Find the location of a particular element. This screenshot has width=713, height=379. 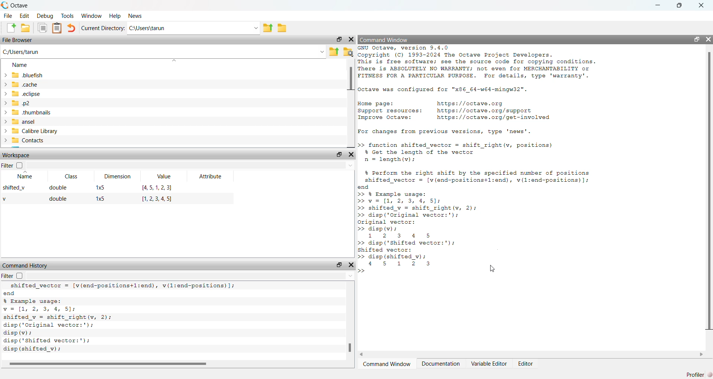

name is located at coordinates (21, 65).